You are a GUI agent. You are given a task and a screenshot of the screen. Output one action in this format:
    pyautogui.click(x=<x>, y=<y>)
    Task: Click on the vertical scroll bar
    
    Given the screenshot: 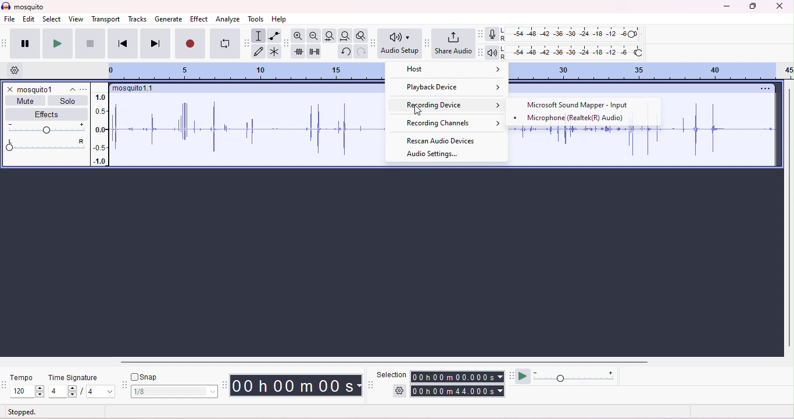 What is the action you would take?
    pyautogui.click(x=789, y=216)
    